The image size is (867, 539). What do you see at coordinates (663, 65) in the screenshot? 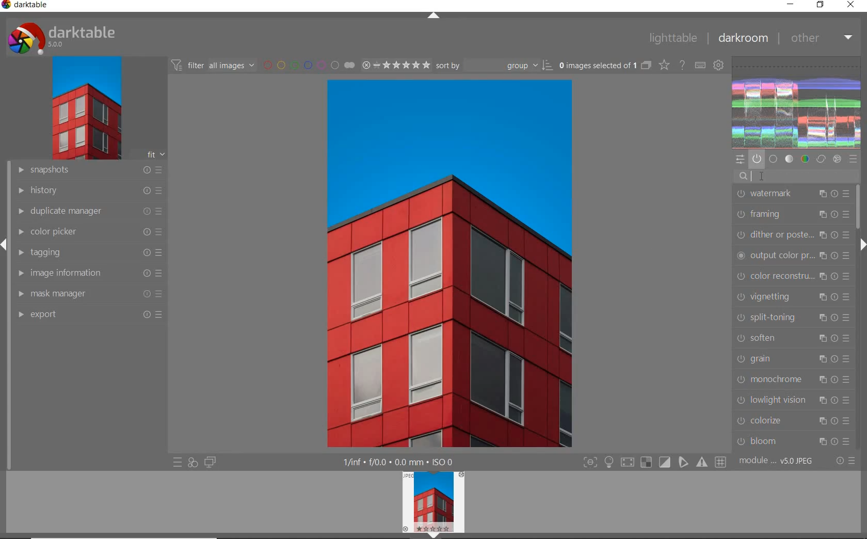
I see `change type of overlay` at bounding box center [663, 65].